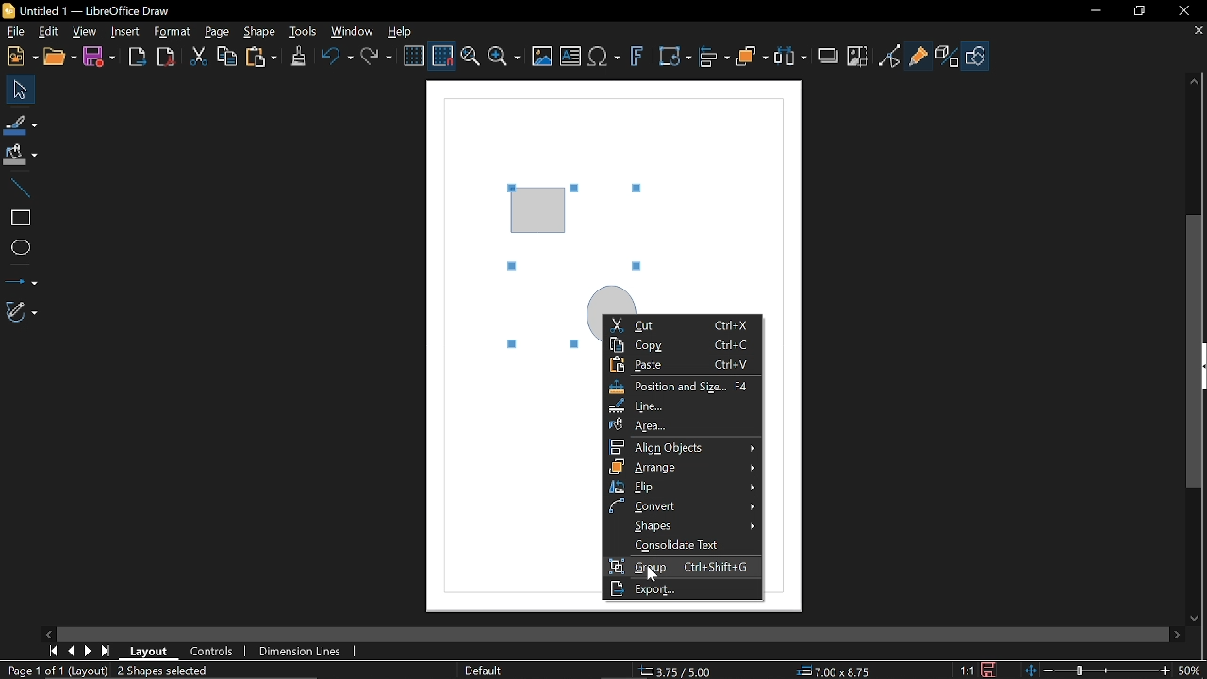 The image size is (1207, 679). Describe the element at coordinates (686, 323) in the screenshot. I see `Cut` at that location.